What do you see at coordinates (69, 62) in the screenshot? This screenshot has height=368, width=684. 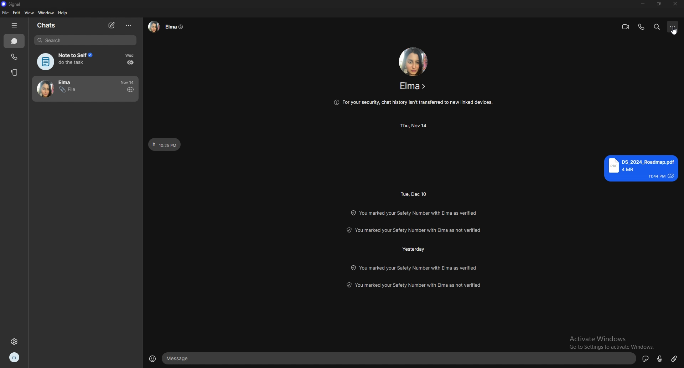 I see `note to self` at bounding box center [69, 62].